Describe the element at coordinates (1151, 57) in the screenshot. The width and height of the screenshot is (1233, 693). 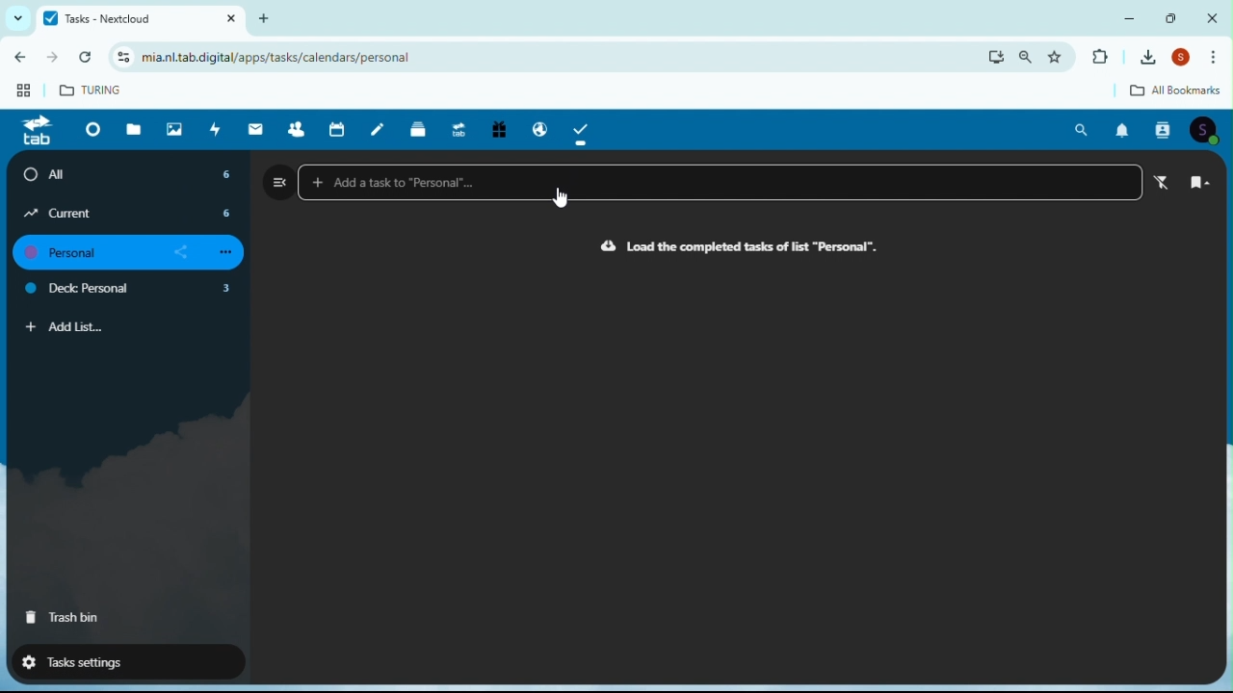
I see `Downloads` at that location.